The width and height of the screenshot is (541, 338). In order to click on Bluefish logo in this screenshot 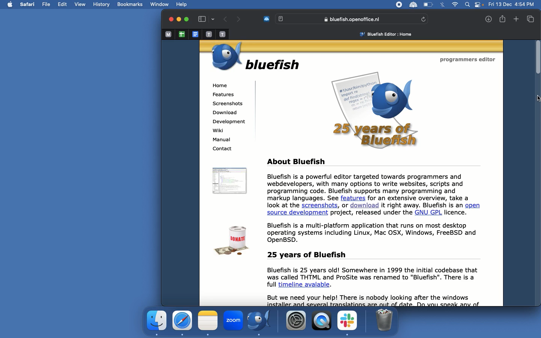, I will do `click(255, 57)`.